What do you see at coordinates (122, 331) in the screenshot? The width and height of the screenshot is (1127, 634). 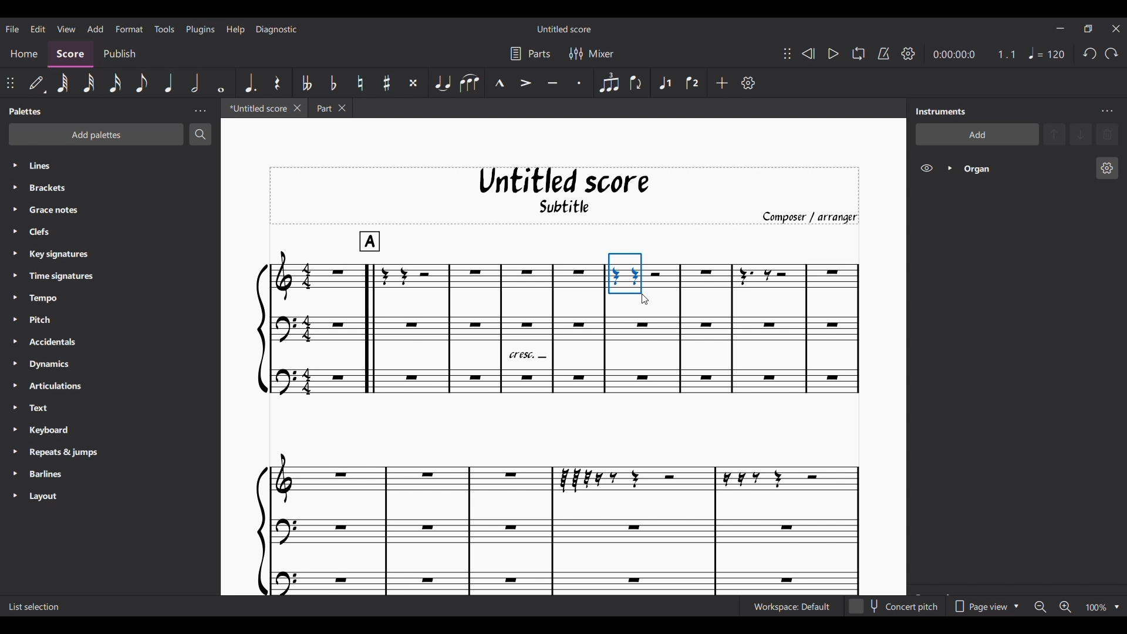 I see `List of palettes` at bounding box center [122, 331].